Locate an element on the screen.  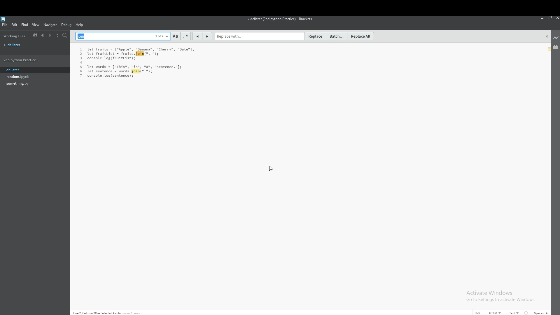
navigate is located at coordinates (51, 24).